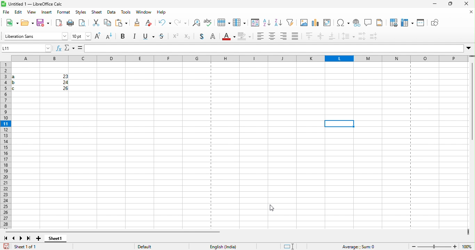 This screenshot has width=475, height=250. What do you see at coordinates (80, 49) in the screenshot?
I see `formula` at bounding box center [80, 49].